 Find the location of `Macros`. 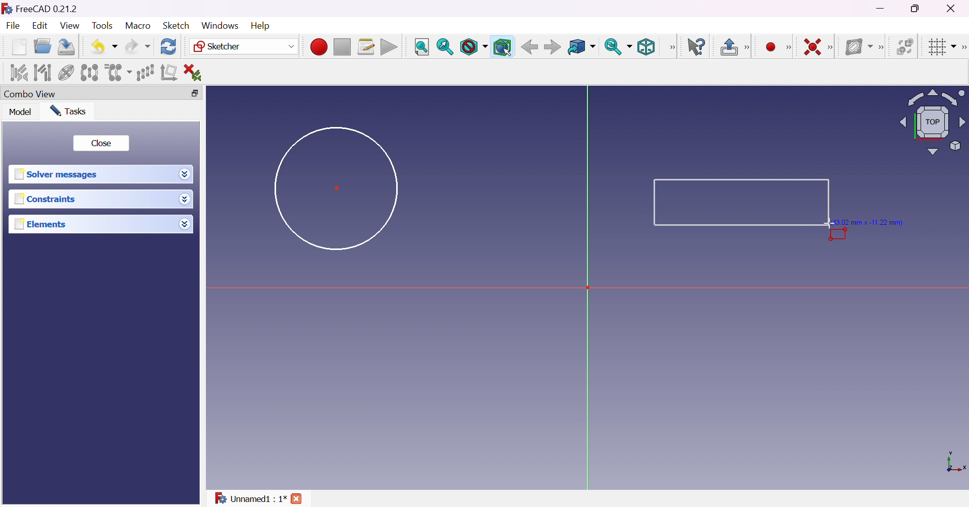

Macros is located at coordinates (366, 47).